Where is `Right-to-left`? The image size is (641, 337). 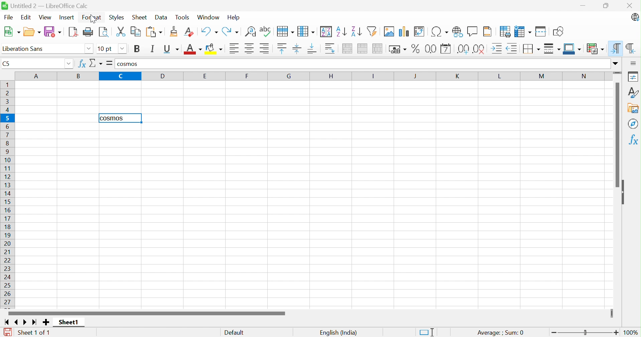 Right-to-left is located at coordinates (629, 48).